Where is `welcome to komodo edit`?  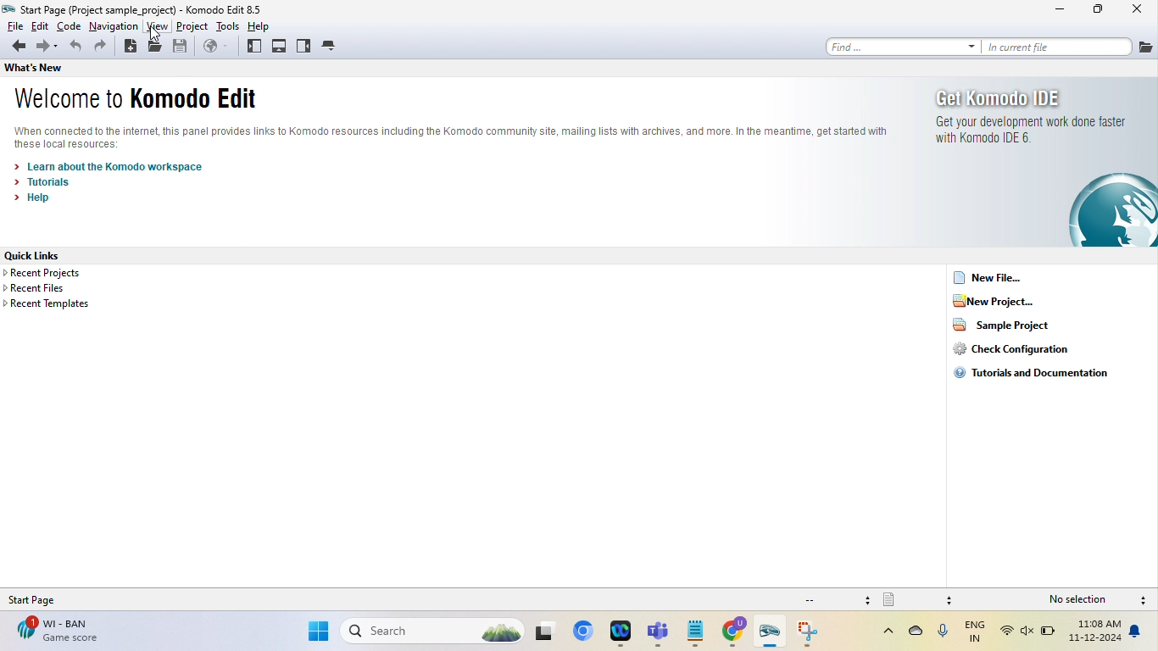 welcome to komodo edit is located at coordinates (144, 99).